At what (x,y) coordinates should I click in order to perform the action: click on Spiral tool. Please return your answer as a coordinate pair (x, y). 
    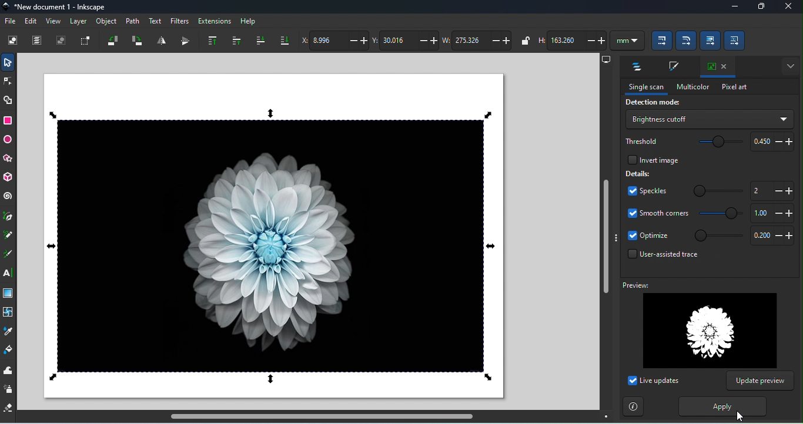
    Looking at the image, I should click on (8, 197).